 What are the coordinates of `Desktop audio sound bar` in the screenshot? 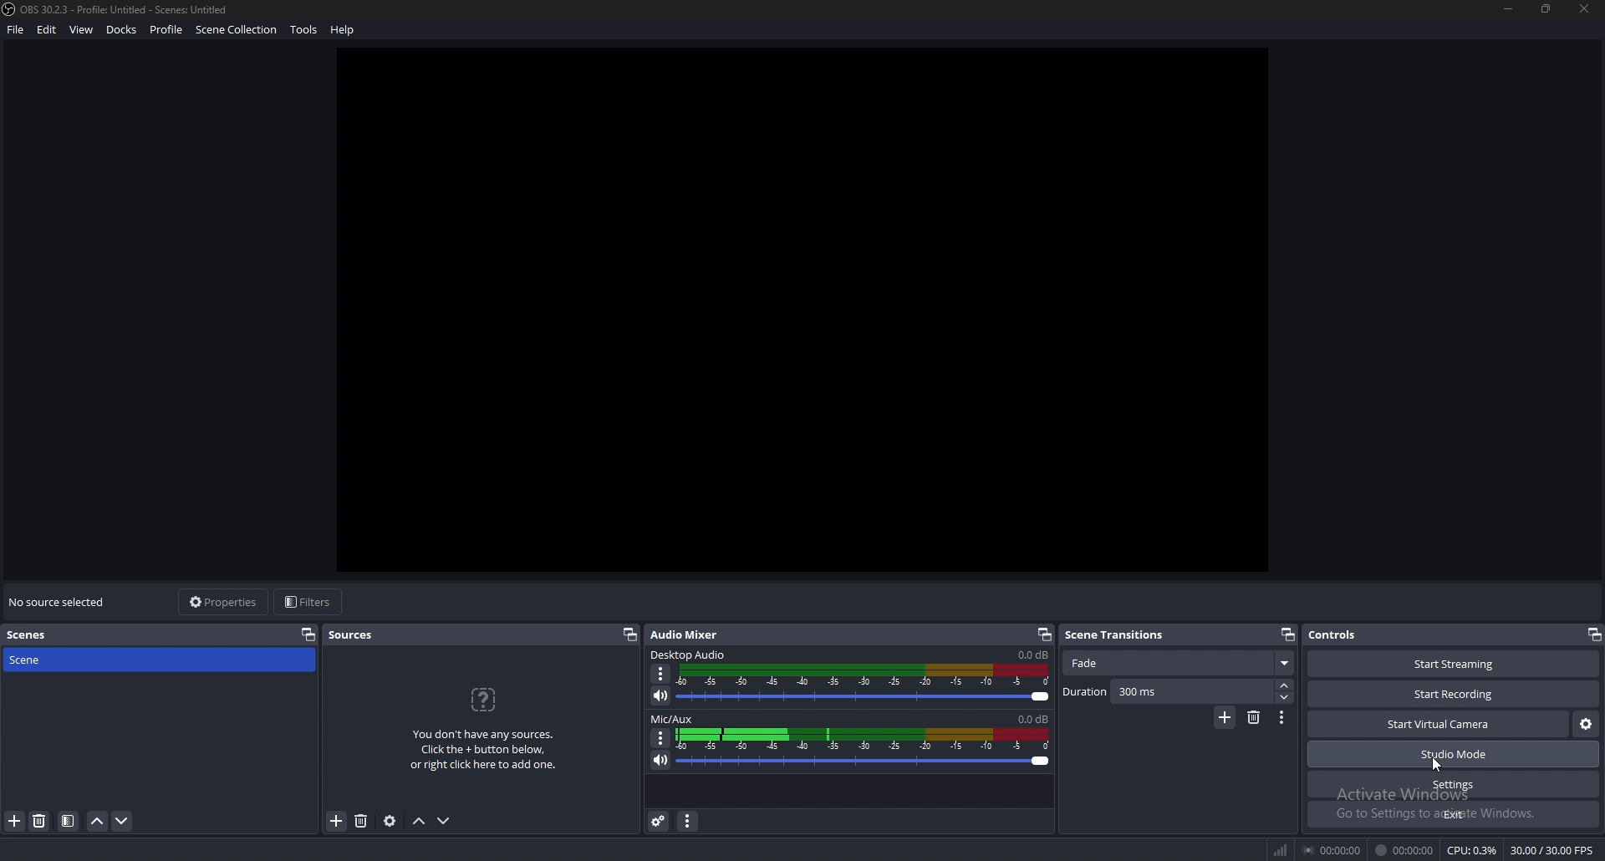 It's located at (867, 685).